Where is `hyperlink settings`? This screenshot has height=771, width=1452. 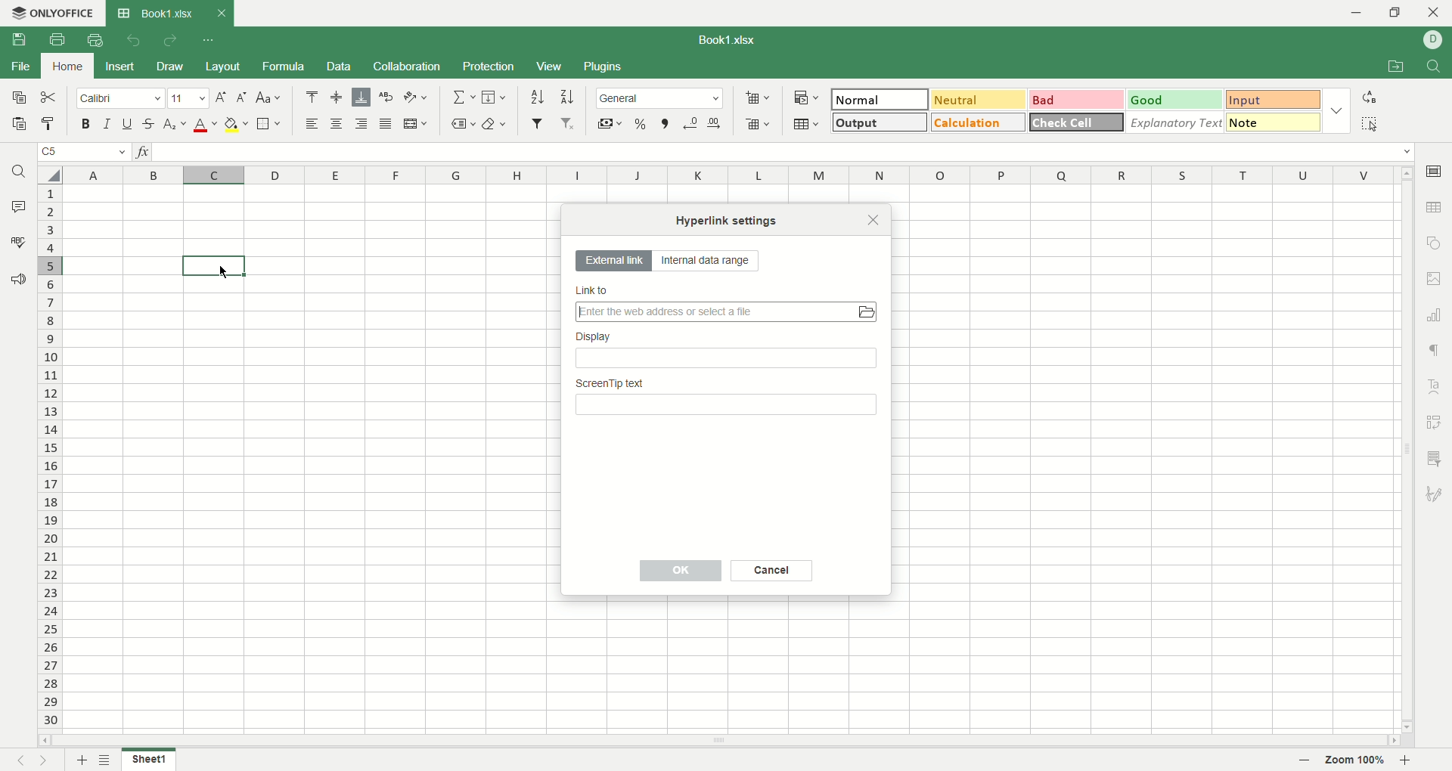
hyperlink settings is located at coordinates (729, 220).